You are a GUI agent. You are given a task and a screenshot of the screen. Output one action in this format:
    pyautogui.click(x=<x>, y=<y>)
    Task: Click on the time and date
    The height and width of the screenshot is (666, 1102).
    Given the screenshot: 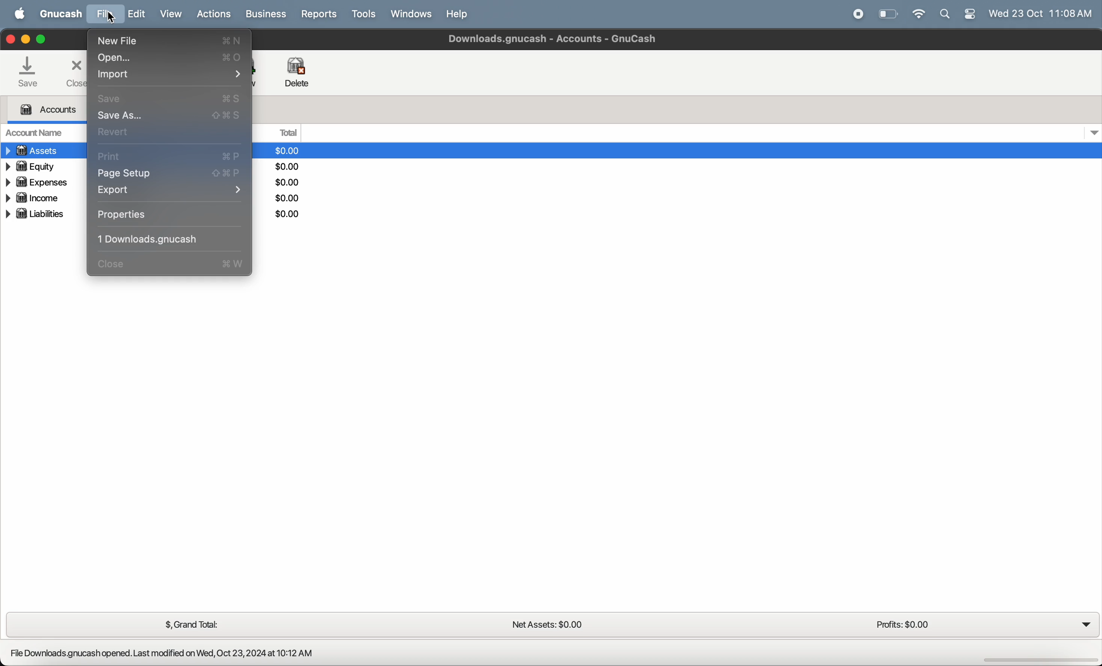 What is the action you would take?
    pyautogui.click(x=1042, y=14)
    